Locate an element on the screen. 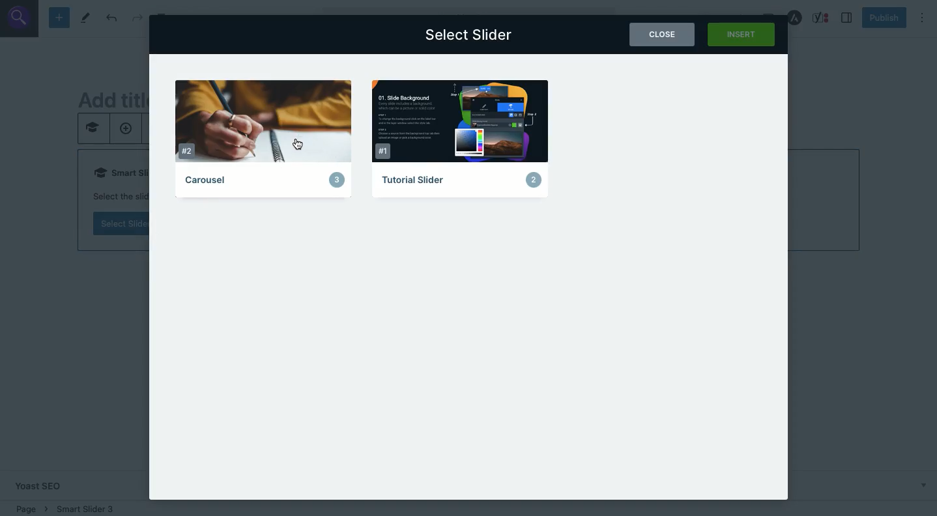  Yoast is located at coordinates (822, 18).